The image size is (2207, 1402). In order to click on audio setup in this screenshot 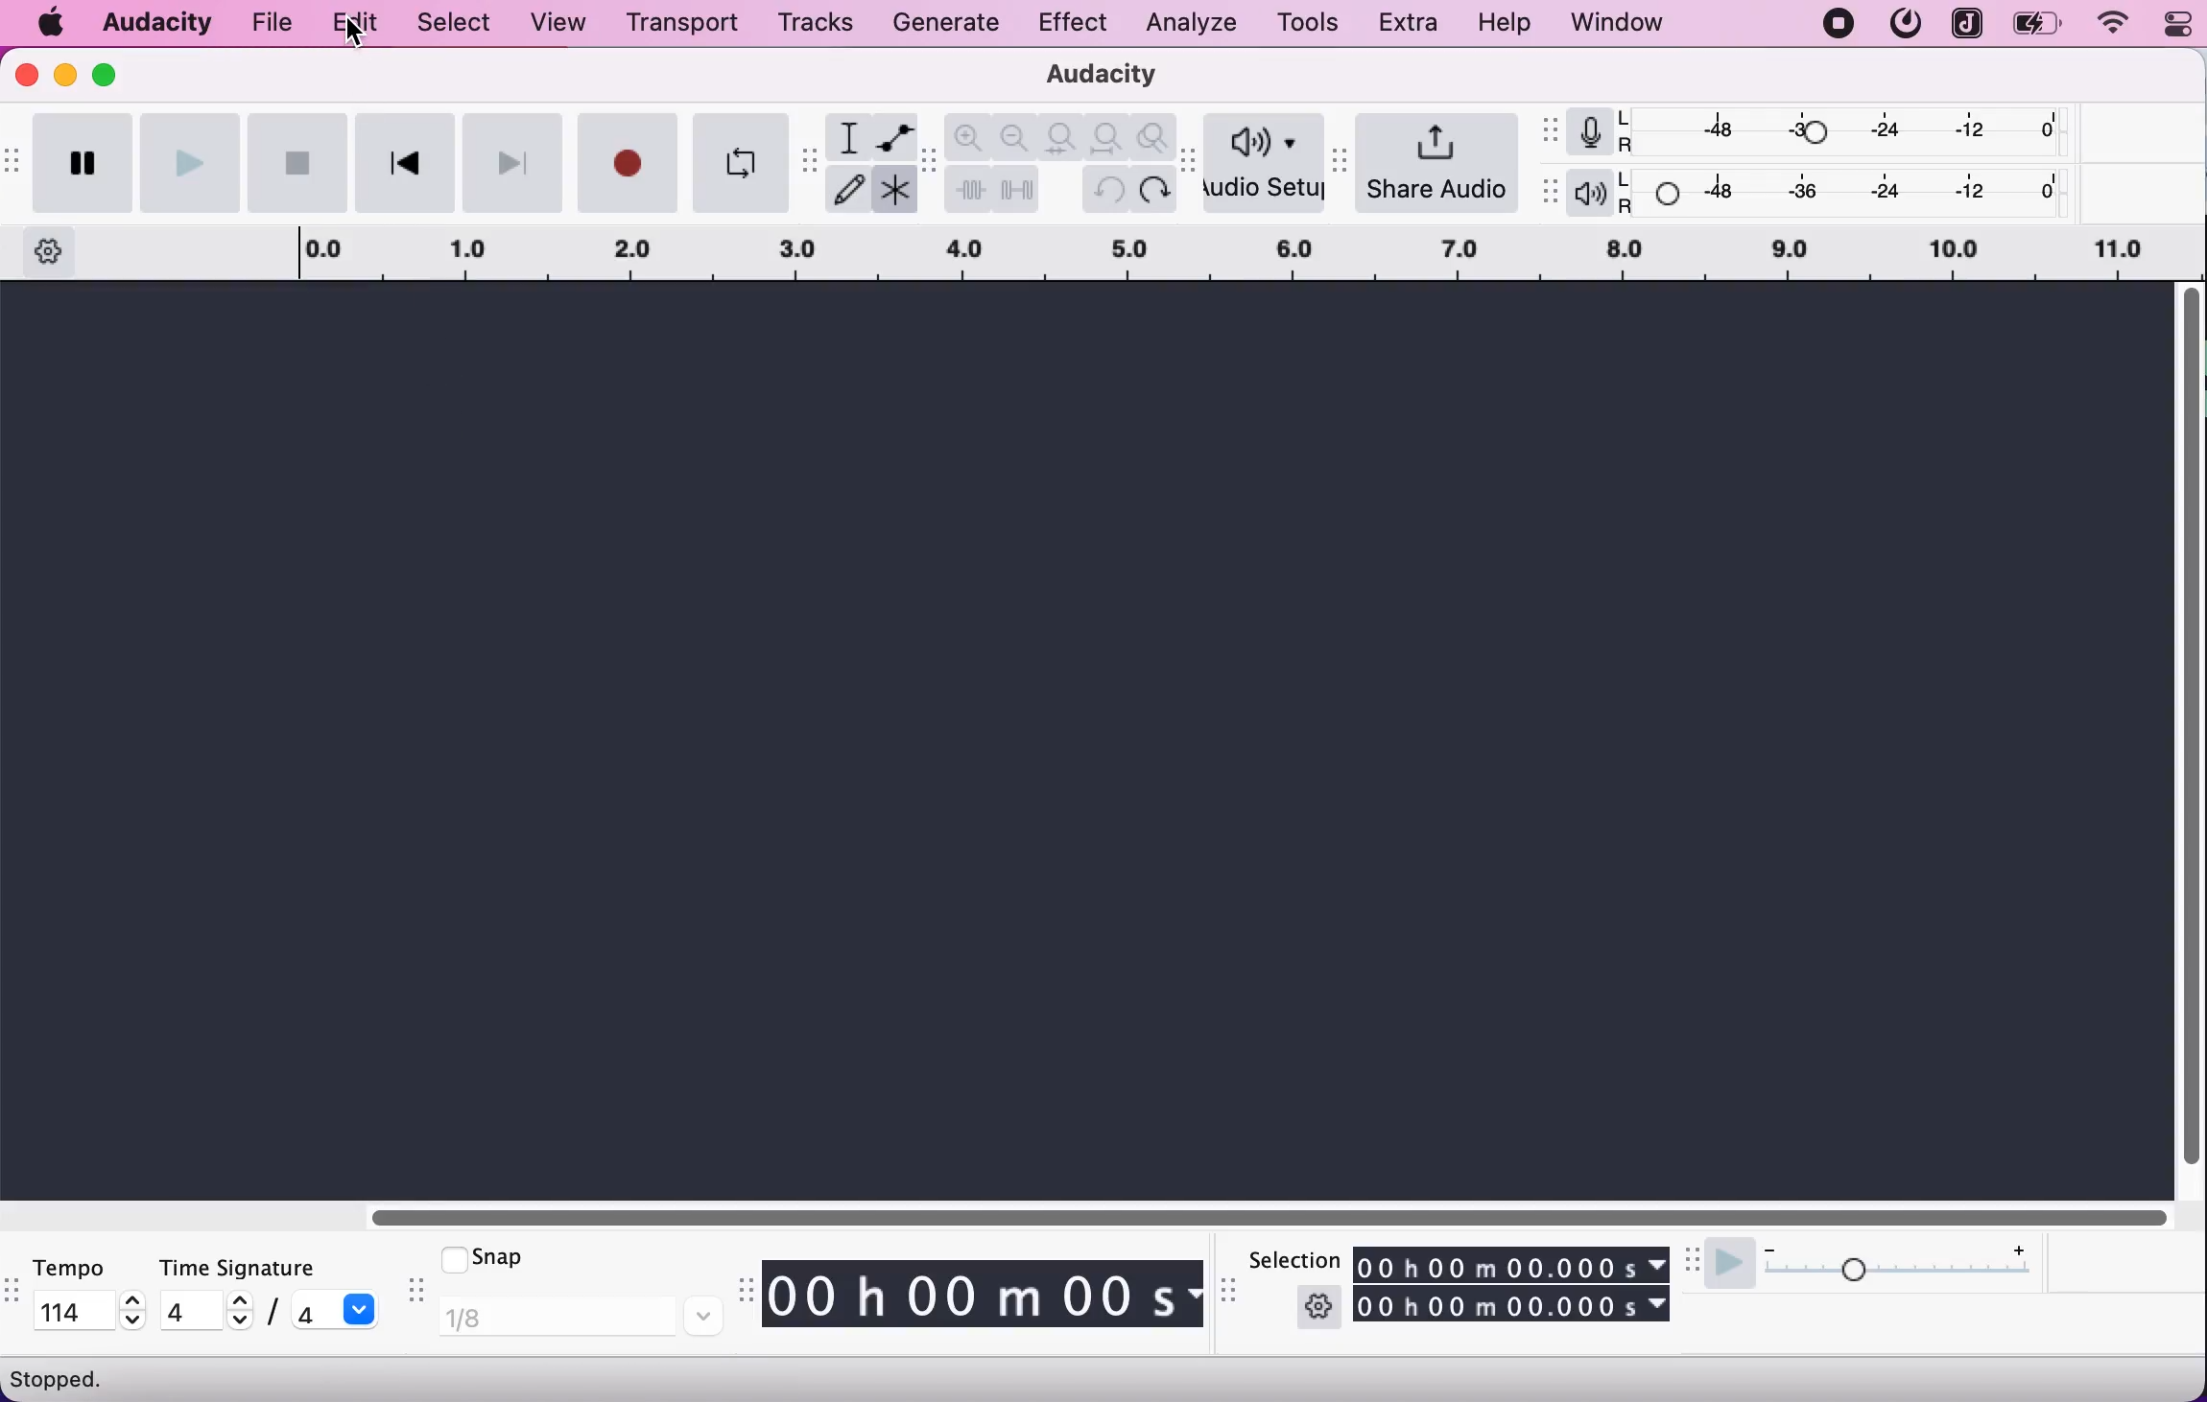, I will do `click(1266, 164)`.